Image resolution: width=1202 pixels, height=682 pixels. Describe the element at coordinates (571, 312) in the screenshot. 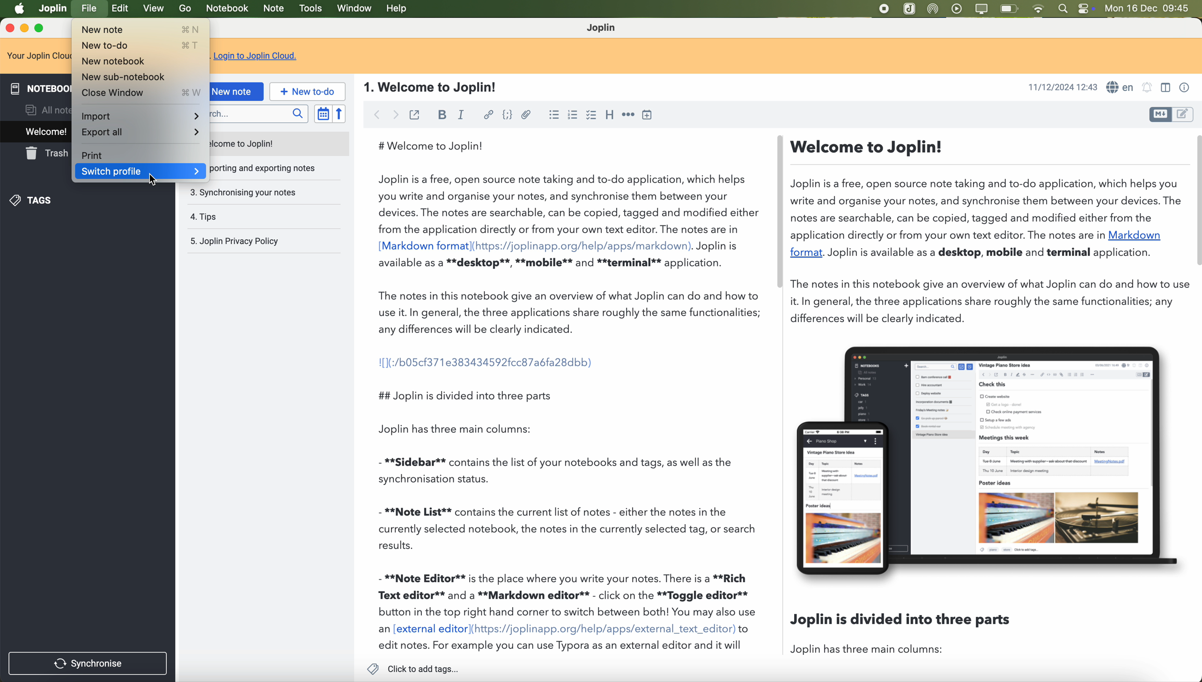

I see `The notes in this notebook give an overview of what Joplin can do and how to
use it. In general, the three applications share roughly the same functionalities;
any differences will be clearly indicated.` at that location.